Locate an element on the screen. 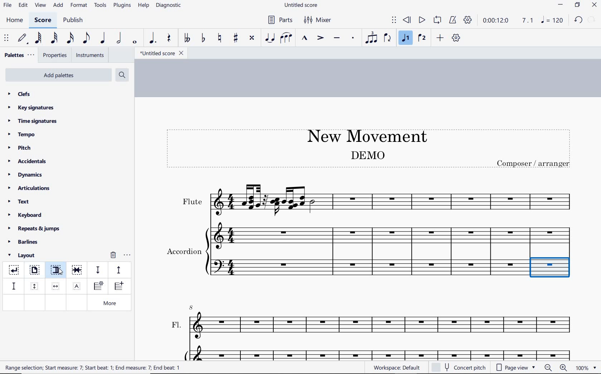  add  is located at coordinates (59, 5).